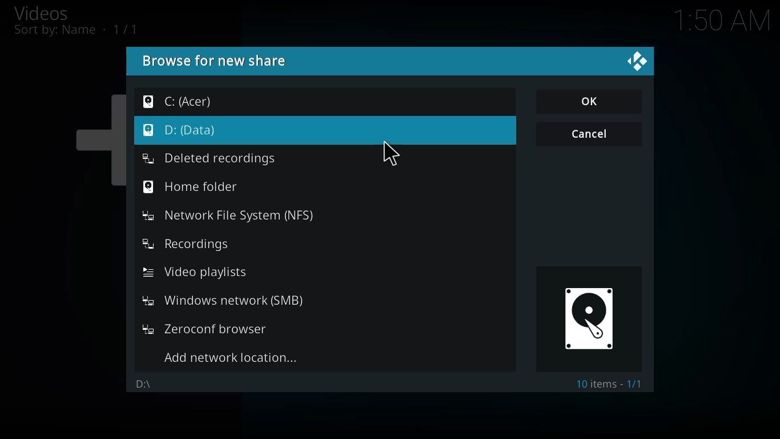 The image size is (780, 439). I want to click on close, so click(636, 62).